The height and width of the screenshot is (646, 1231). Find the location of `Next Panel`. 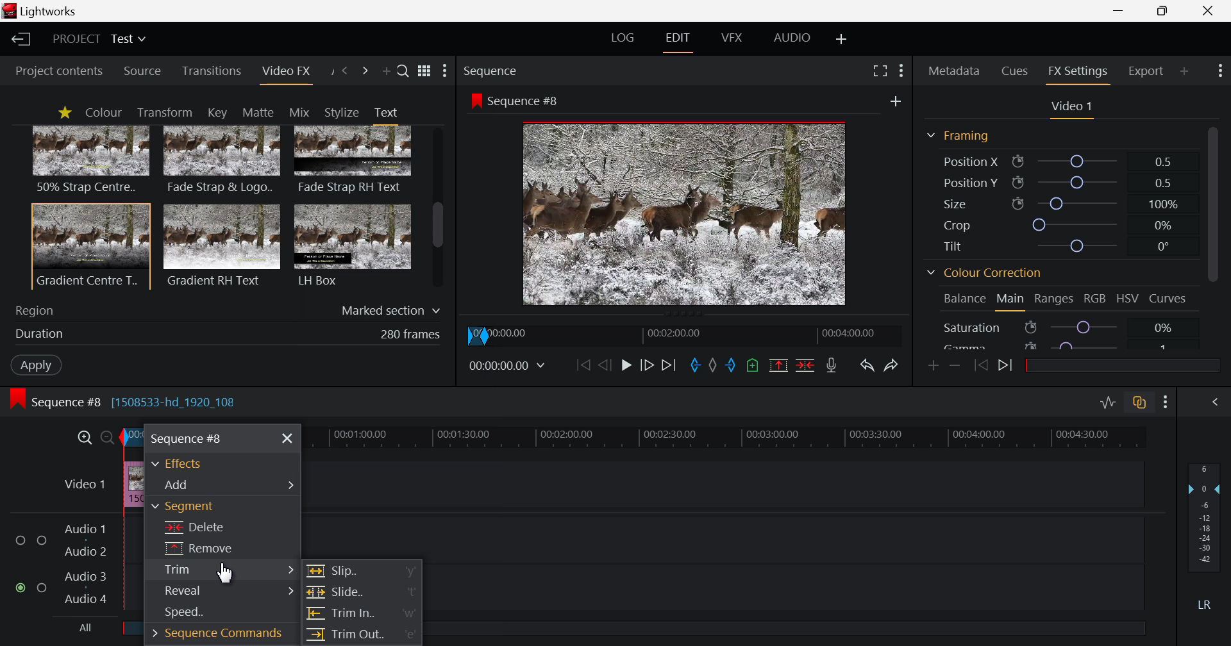

Next Panel is located at coordinates (365, 71).